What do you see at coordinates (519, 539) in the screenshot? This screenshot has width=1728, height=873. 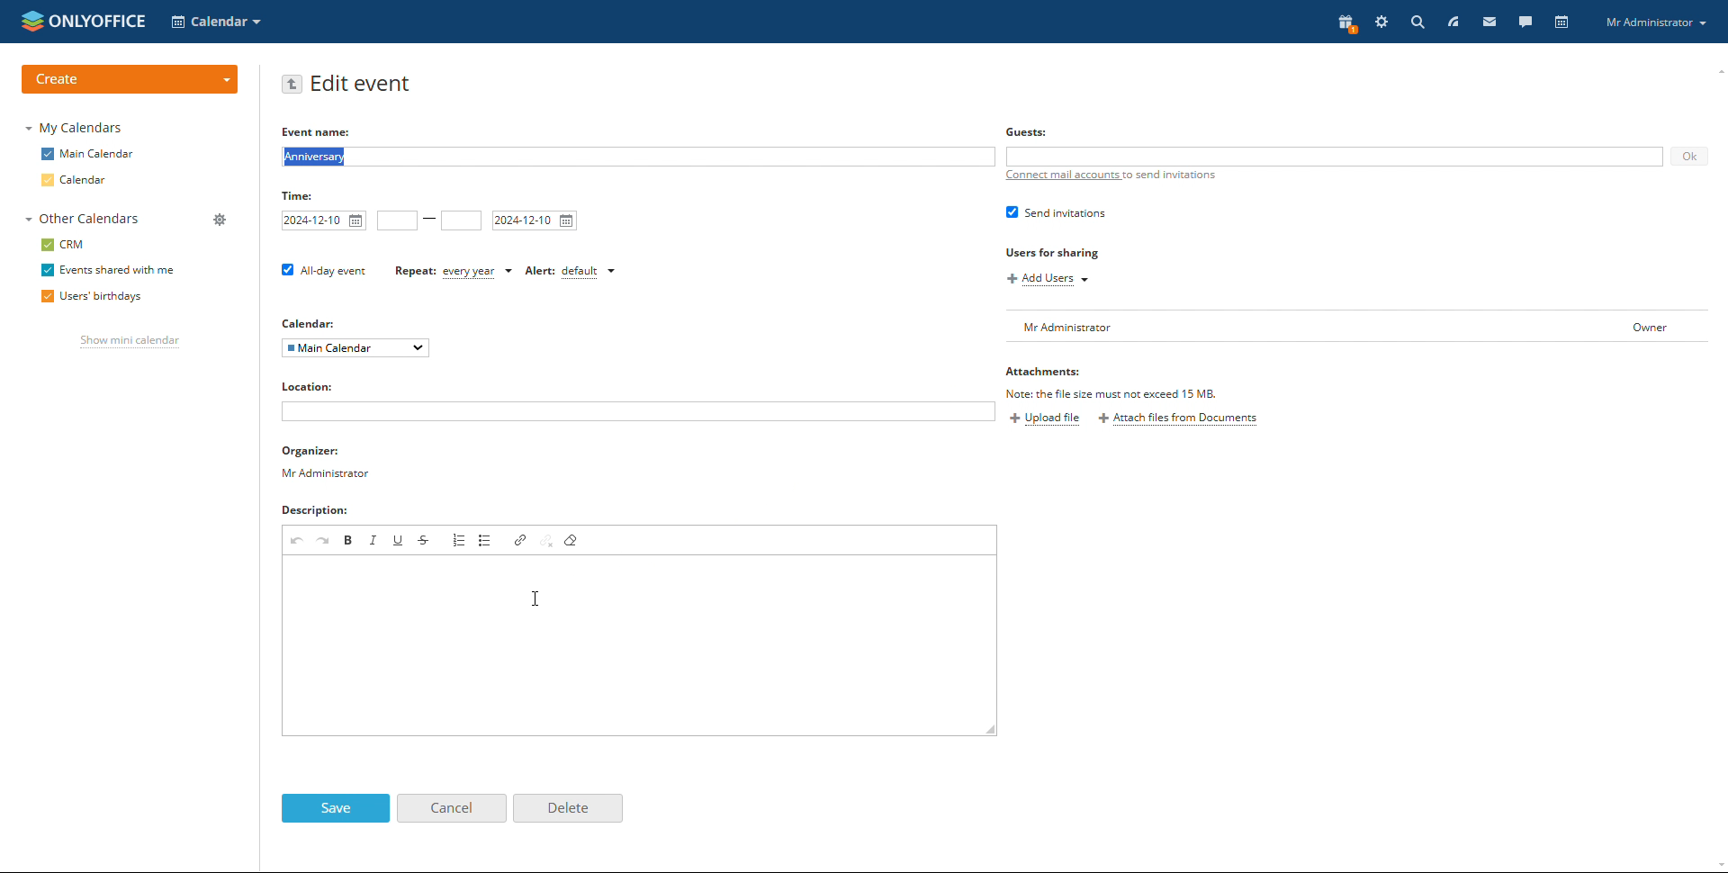 I see `link` at bounding box center [519, 539].